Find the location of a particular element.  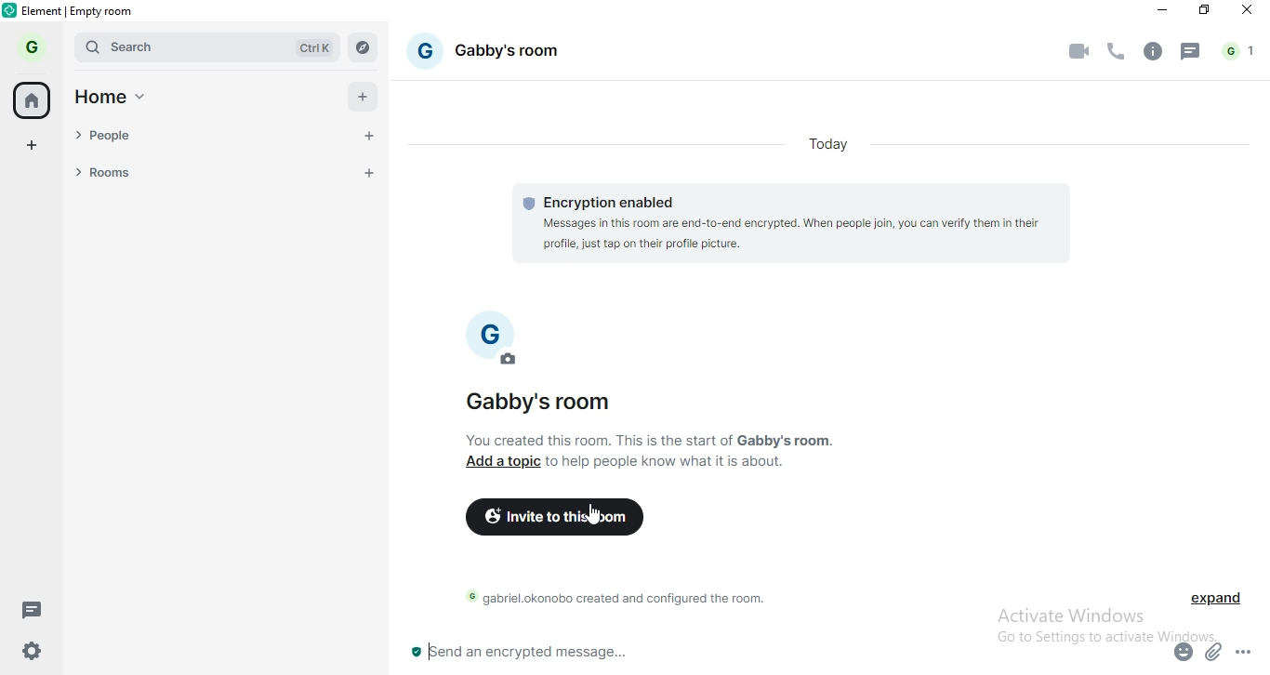

chat box is located at coordinates (780, 652).